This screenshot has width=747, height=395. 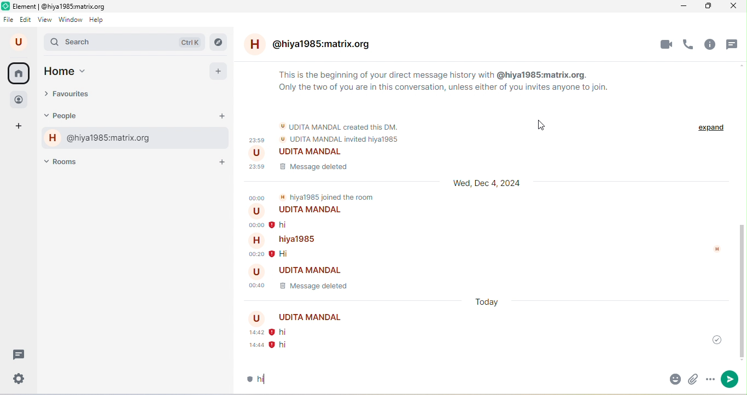 What do you see at coordinates (709, 382) in the screenshot?
I see `more option` at bounding box center [709, 382].